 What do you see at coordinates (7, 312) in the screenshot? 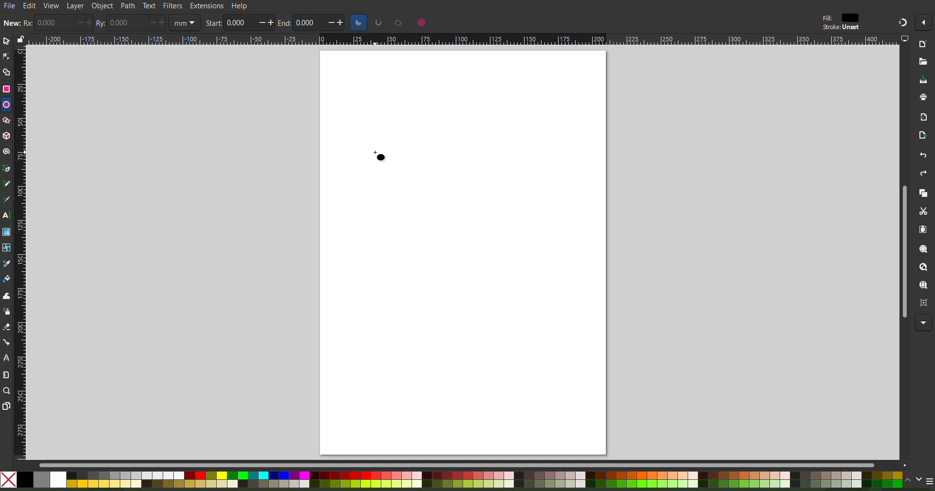
I see `Spray Tool` at bounding box center [7, 312].